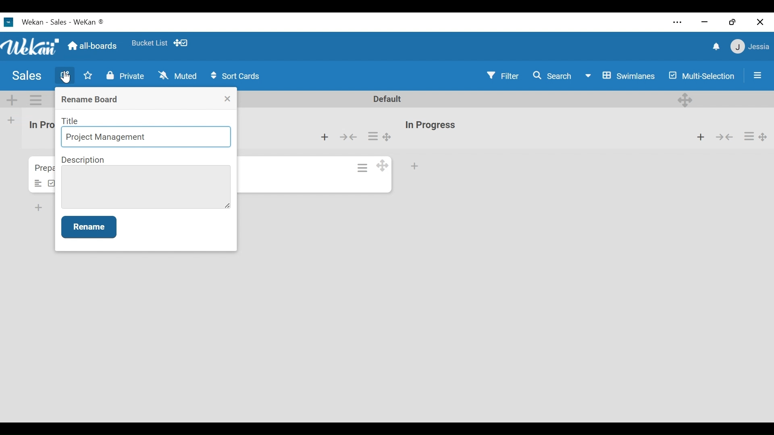 This screenshot has width=774, height=435. Describe the element at coordinates (676, 23) in the screenshot. I see `settings and more` at that location.